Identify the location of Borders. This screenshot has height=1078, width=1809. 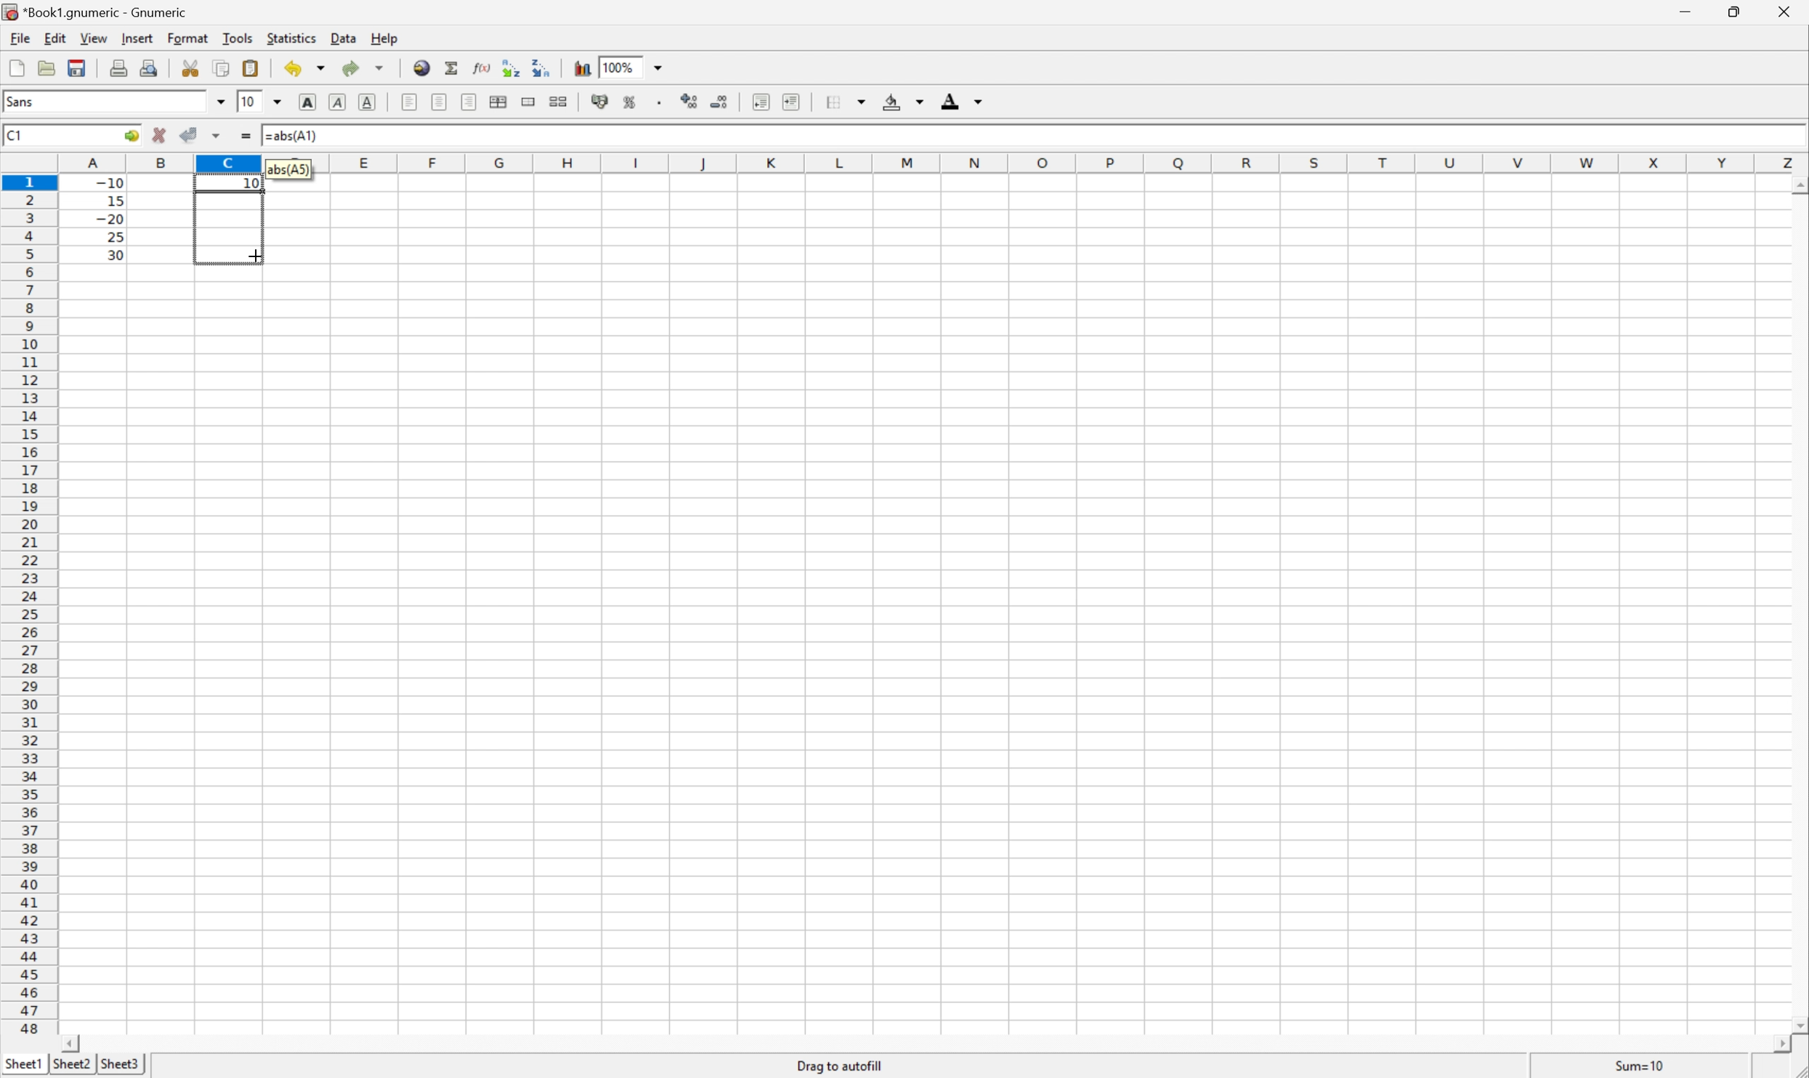
(830, 101).